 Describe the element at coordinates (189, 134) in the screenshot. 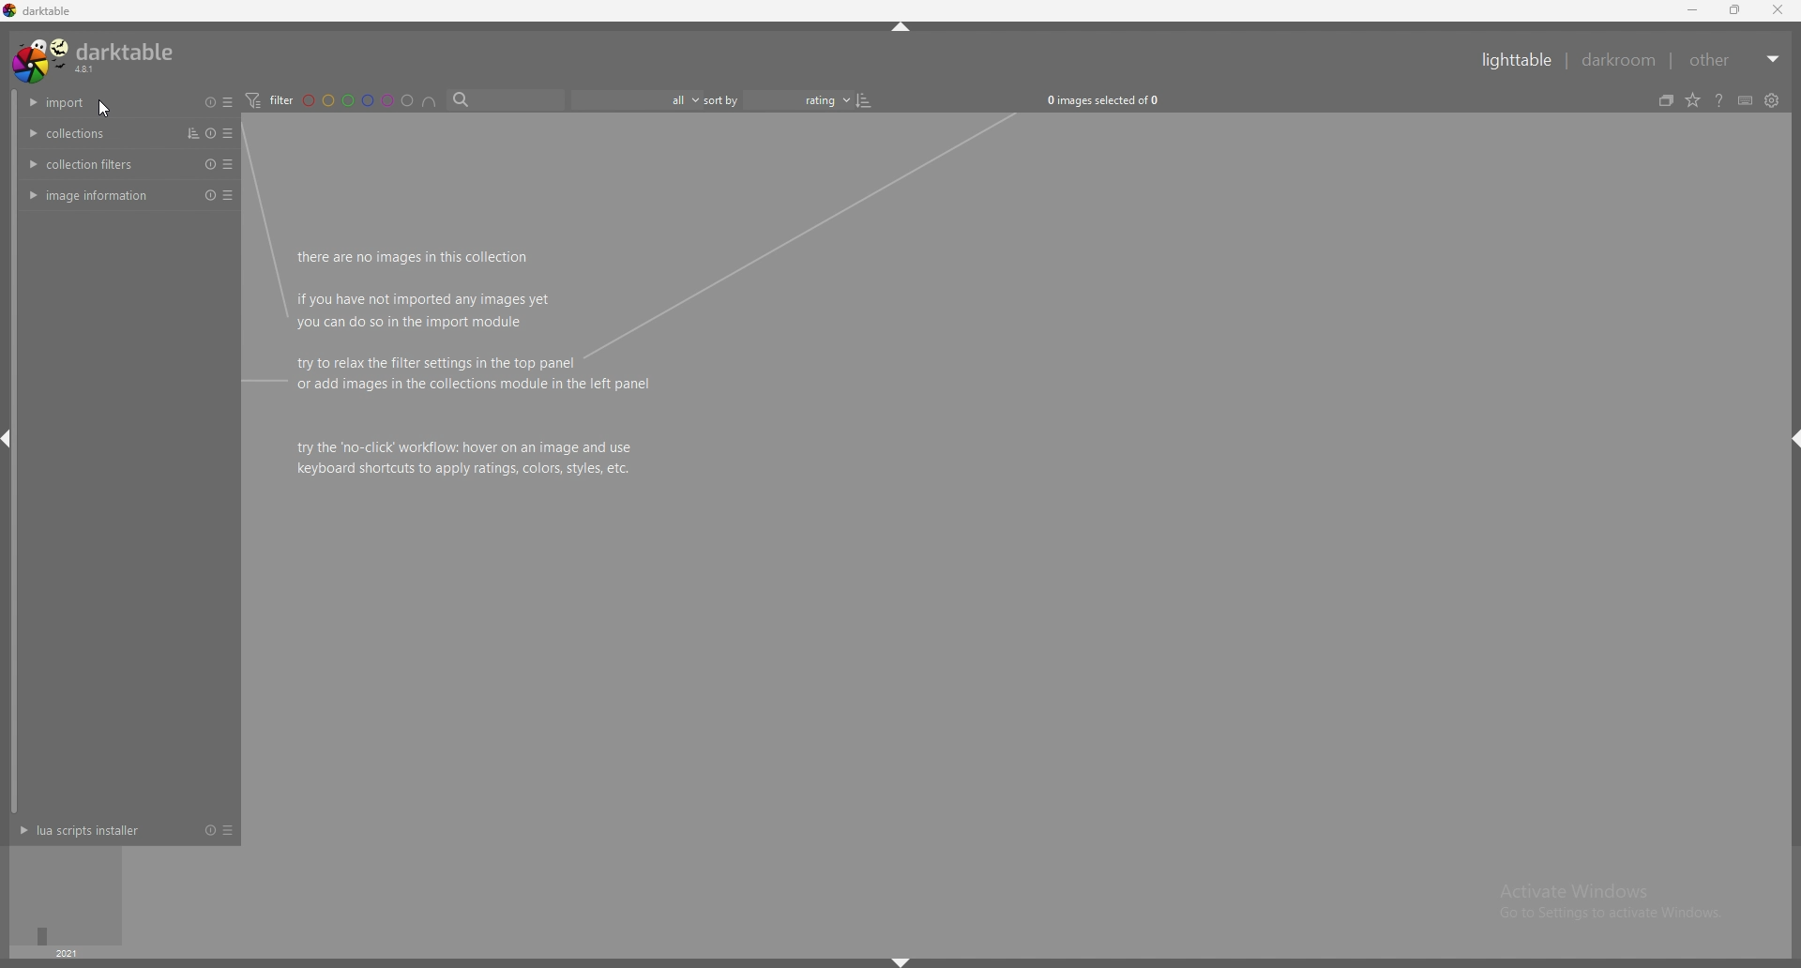

I see `sort` at that location.